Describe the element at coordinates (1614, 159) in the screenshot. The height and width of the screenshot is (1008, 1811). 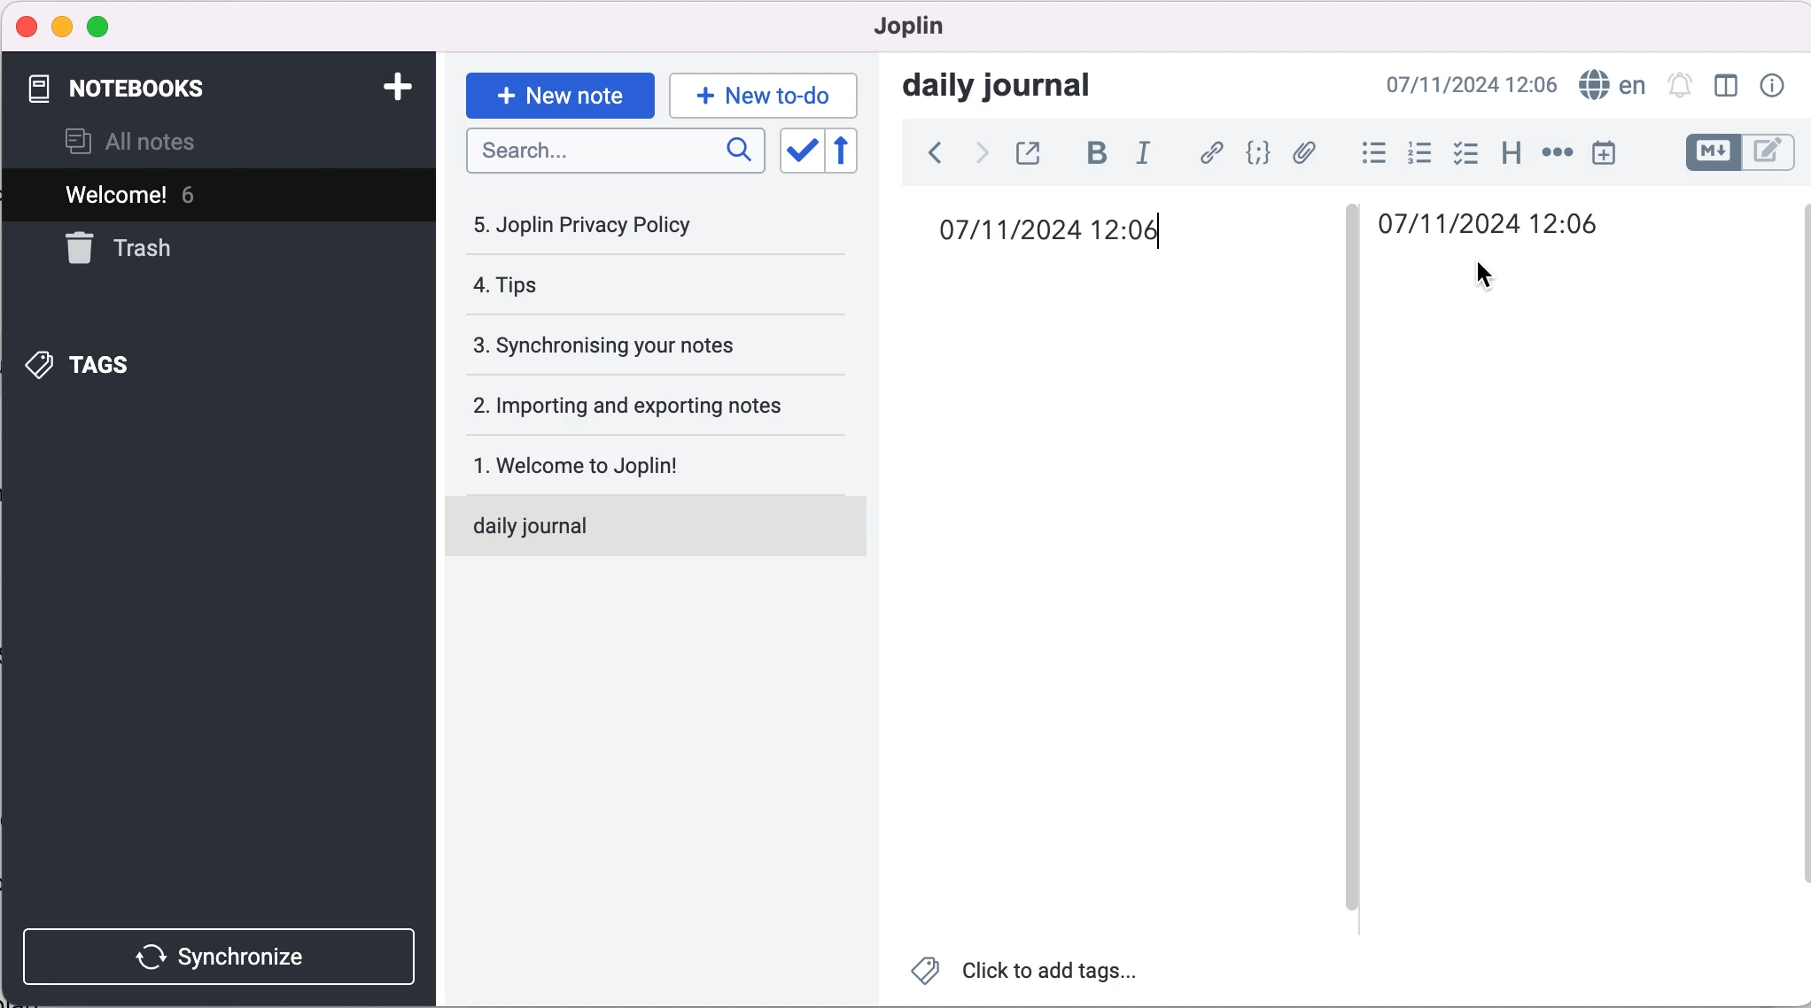
I see `insert time` at that location.